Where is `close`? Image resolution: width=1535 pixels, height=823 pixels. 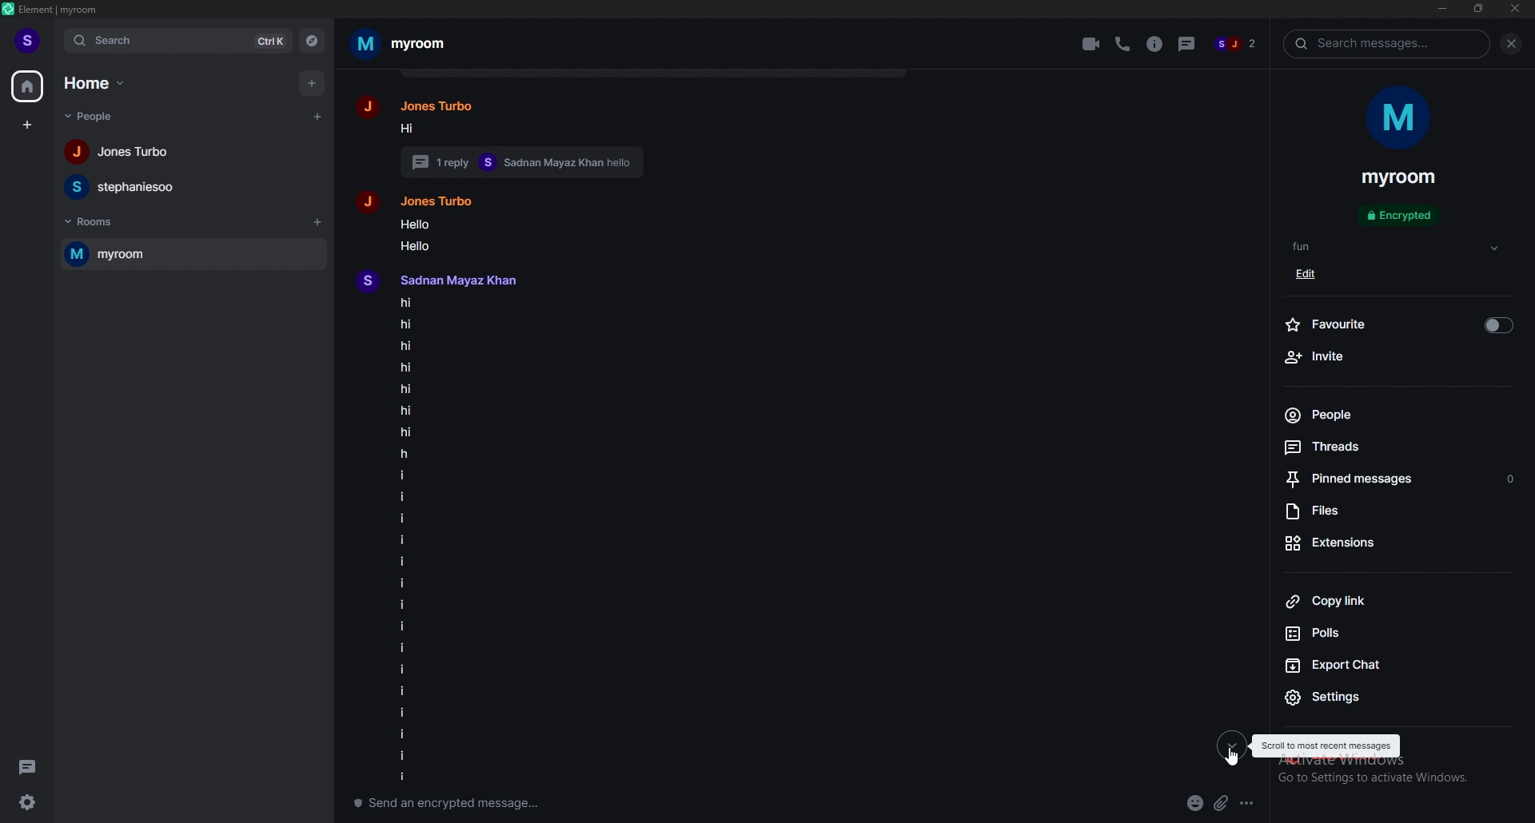 close is located at coordinates (1515, 8).